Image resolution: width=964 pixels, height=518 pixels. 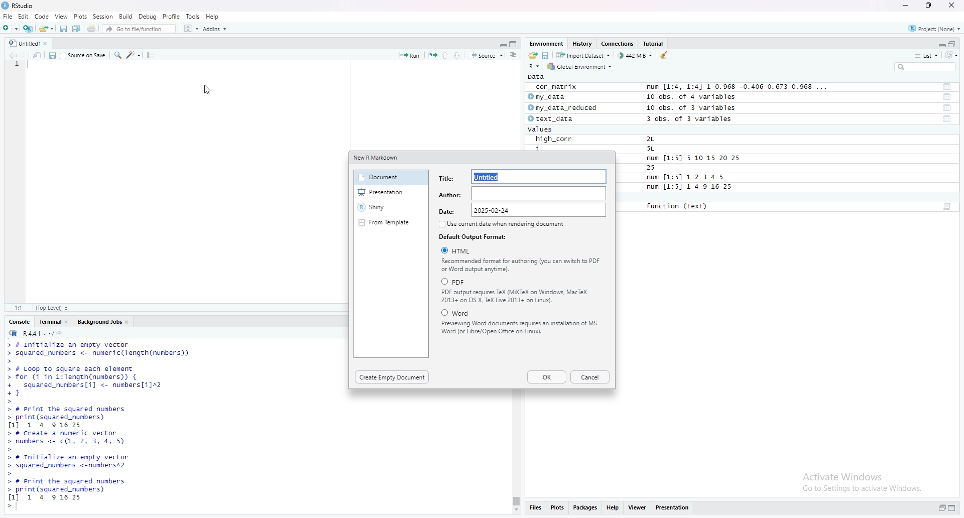 What do you see at coordinates (446, 178) in the screenshot?
I see `Title:` at bounding box center [446, 178].